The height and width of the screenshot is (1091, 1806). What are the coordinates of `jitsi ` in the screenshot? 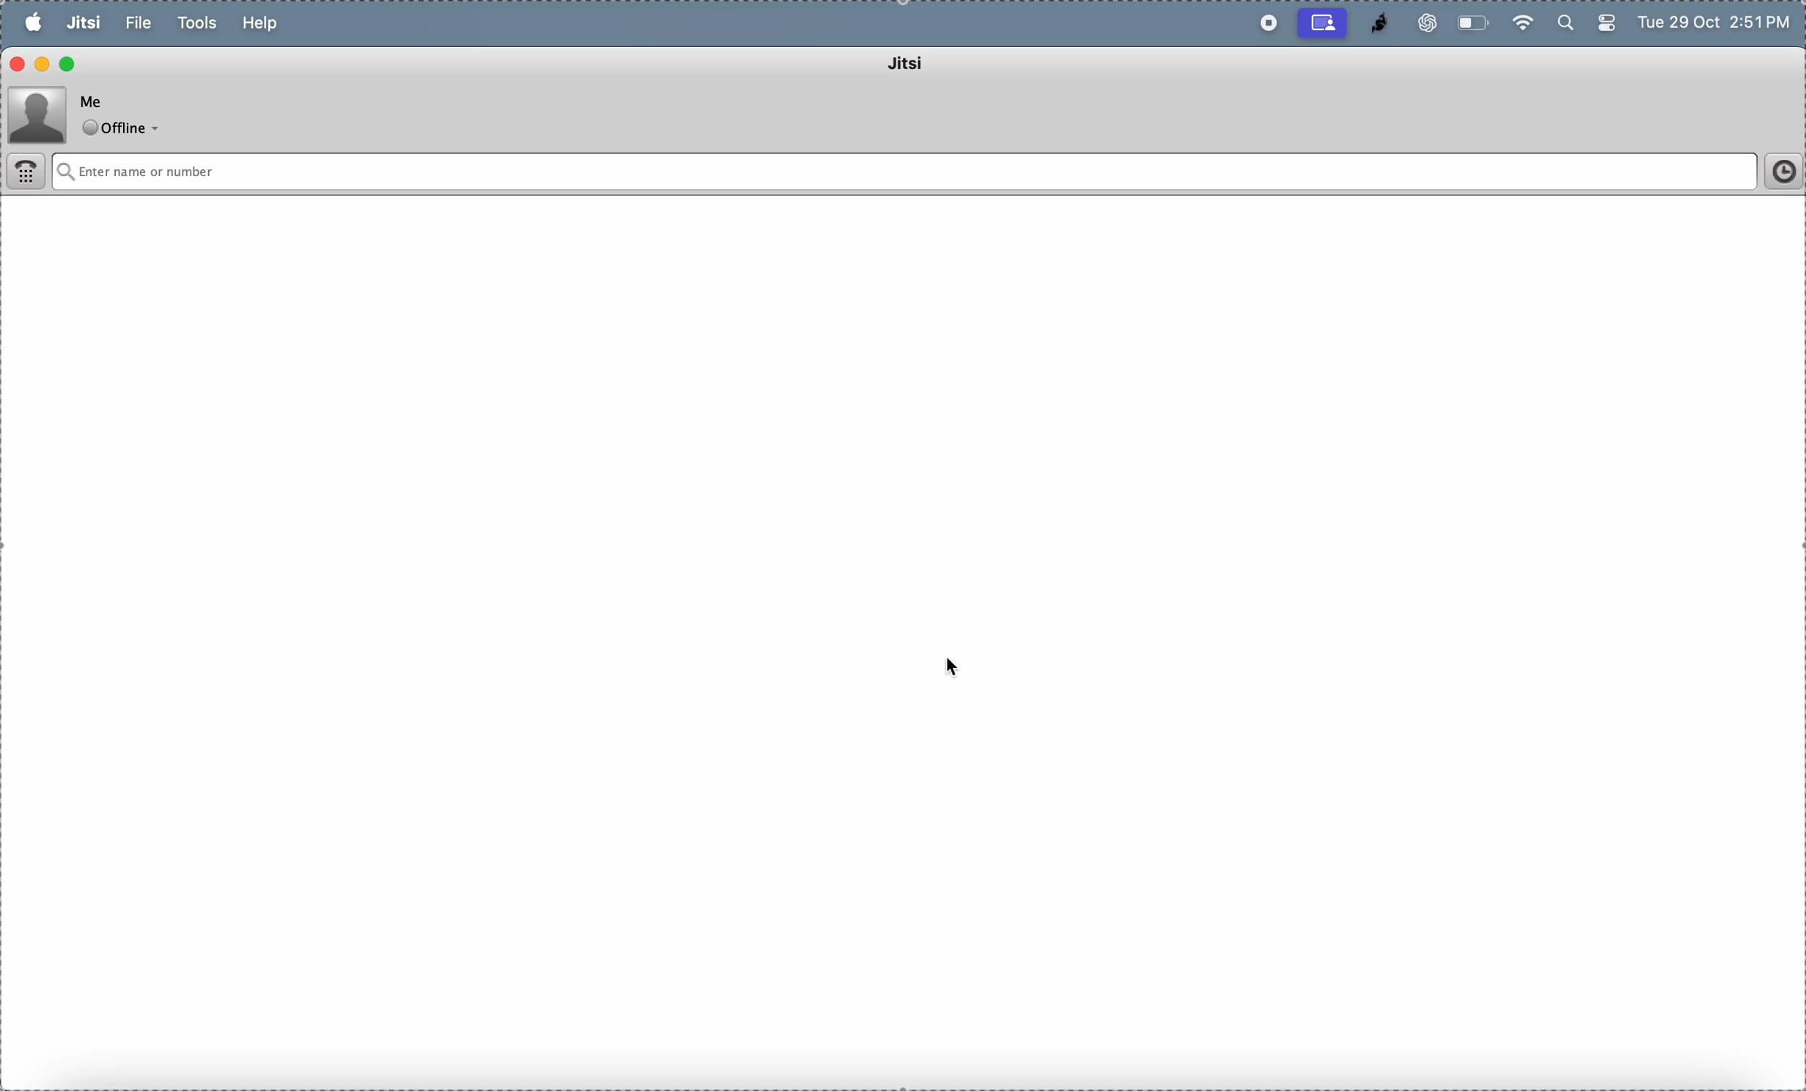 It's located at (926, 66).